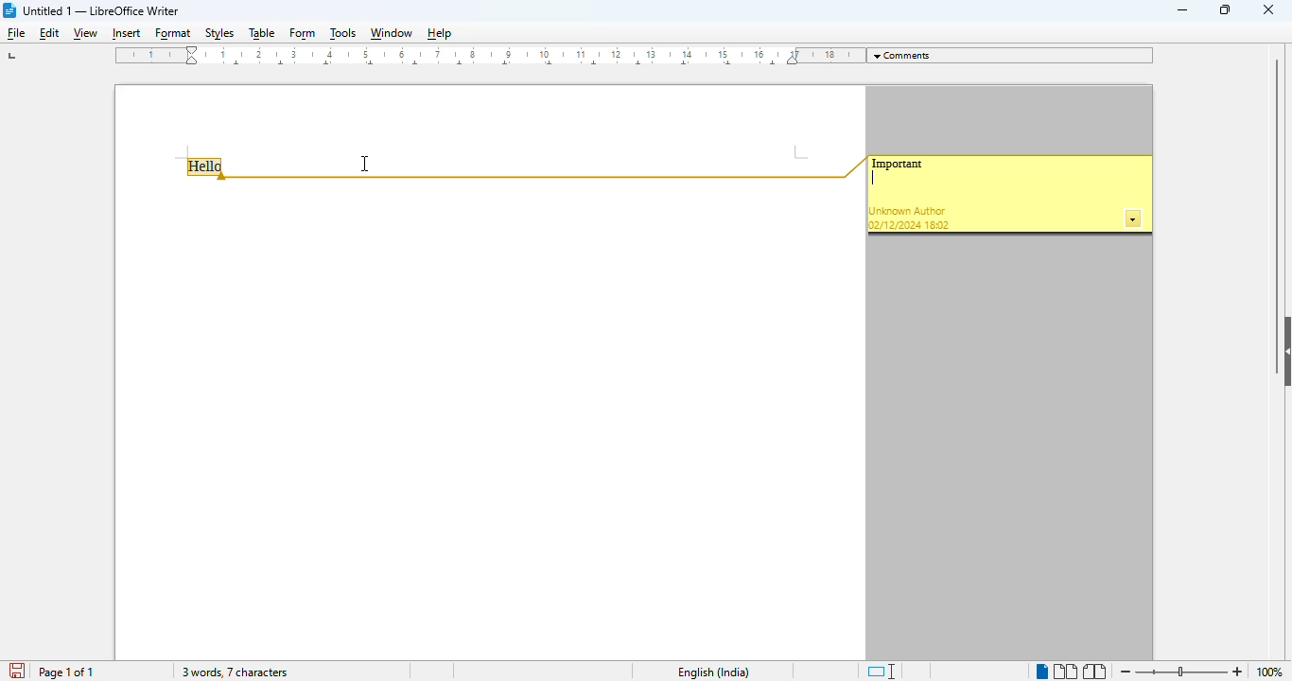 The height and width of the screenshot is (681, 1292). Describe the element at coordinates (938, 225) in the screenshot. I see `18:02` at that location.